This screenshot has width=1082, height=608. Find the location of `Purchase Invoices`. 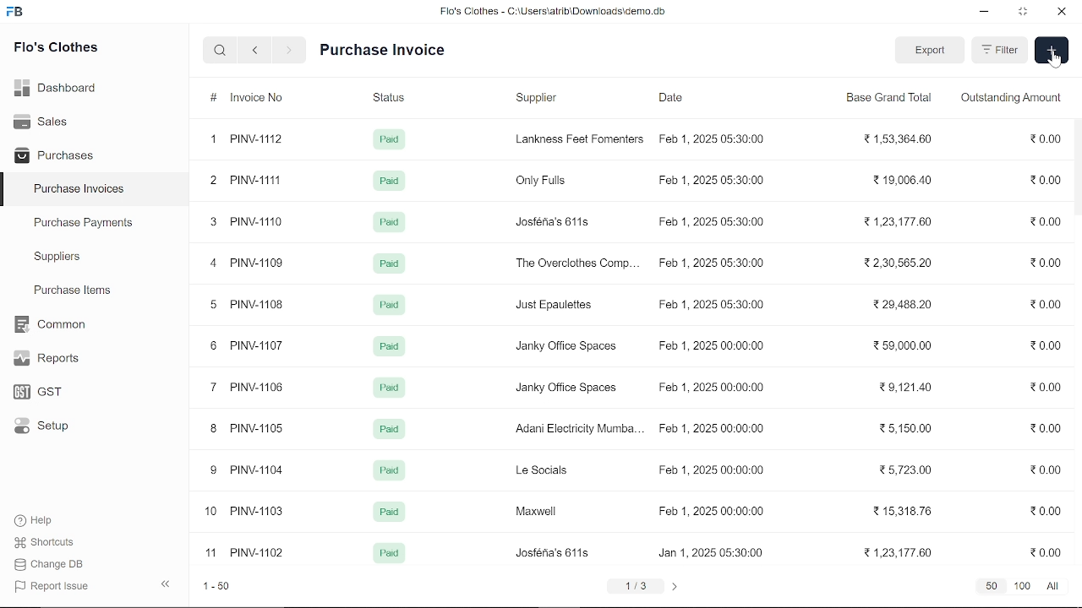

Purchase Invoices is located at coordinates (79, 191).